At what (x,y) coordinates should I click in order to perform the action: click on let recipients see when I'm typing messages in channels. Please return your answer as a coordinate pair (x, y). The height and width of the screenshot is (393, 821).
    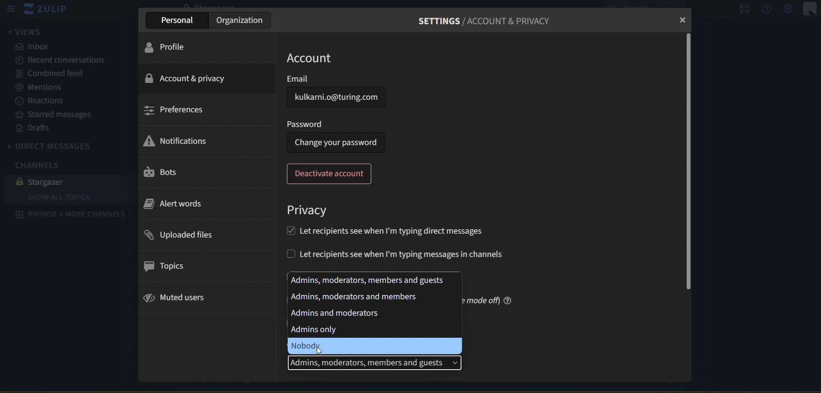
    Looking at the image, I should click on (411, 255).